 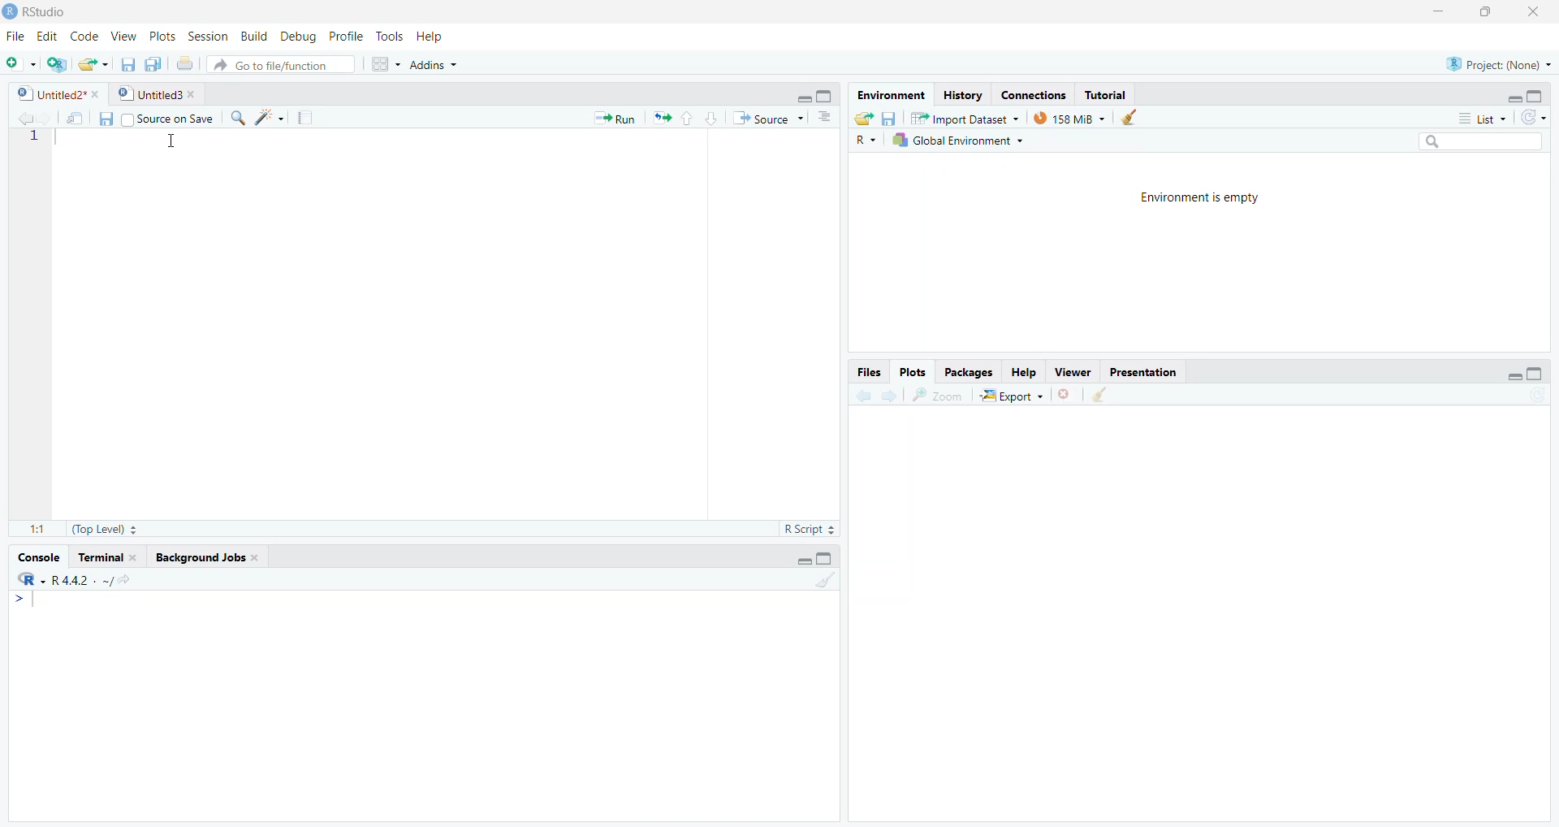 What do you see at coordinates (939, 396) in the screenshot?
I see `Zoom` at bounding box center [939, 396].